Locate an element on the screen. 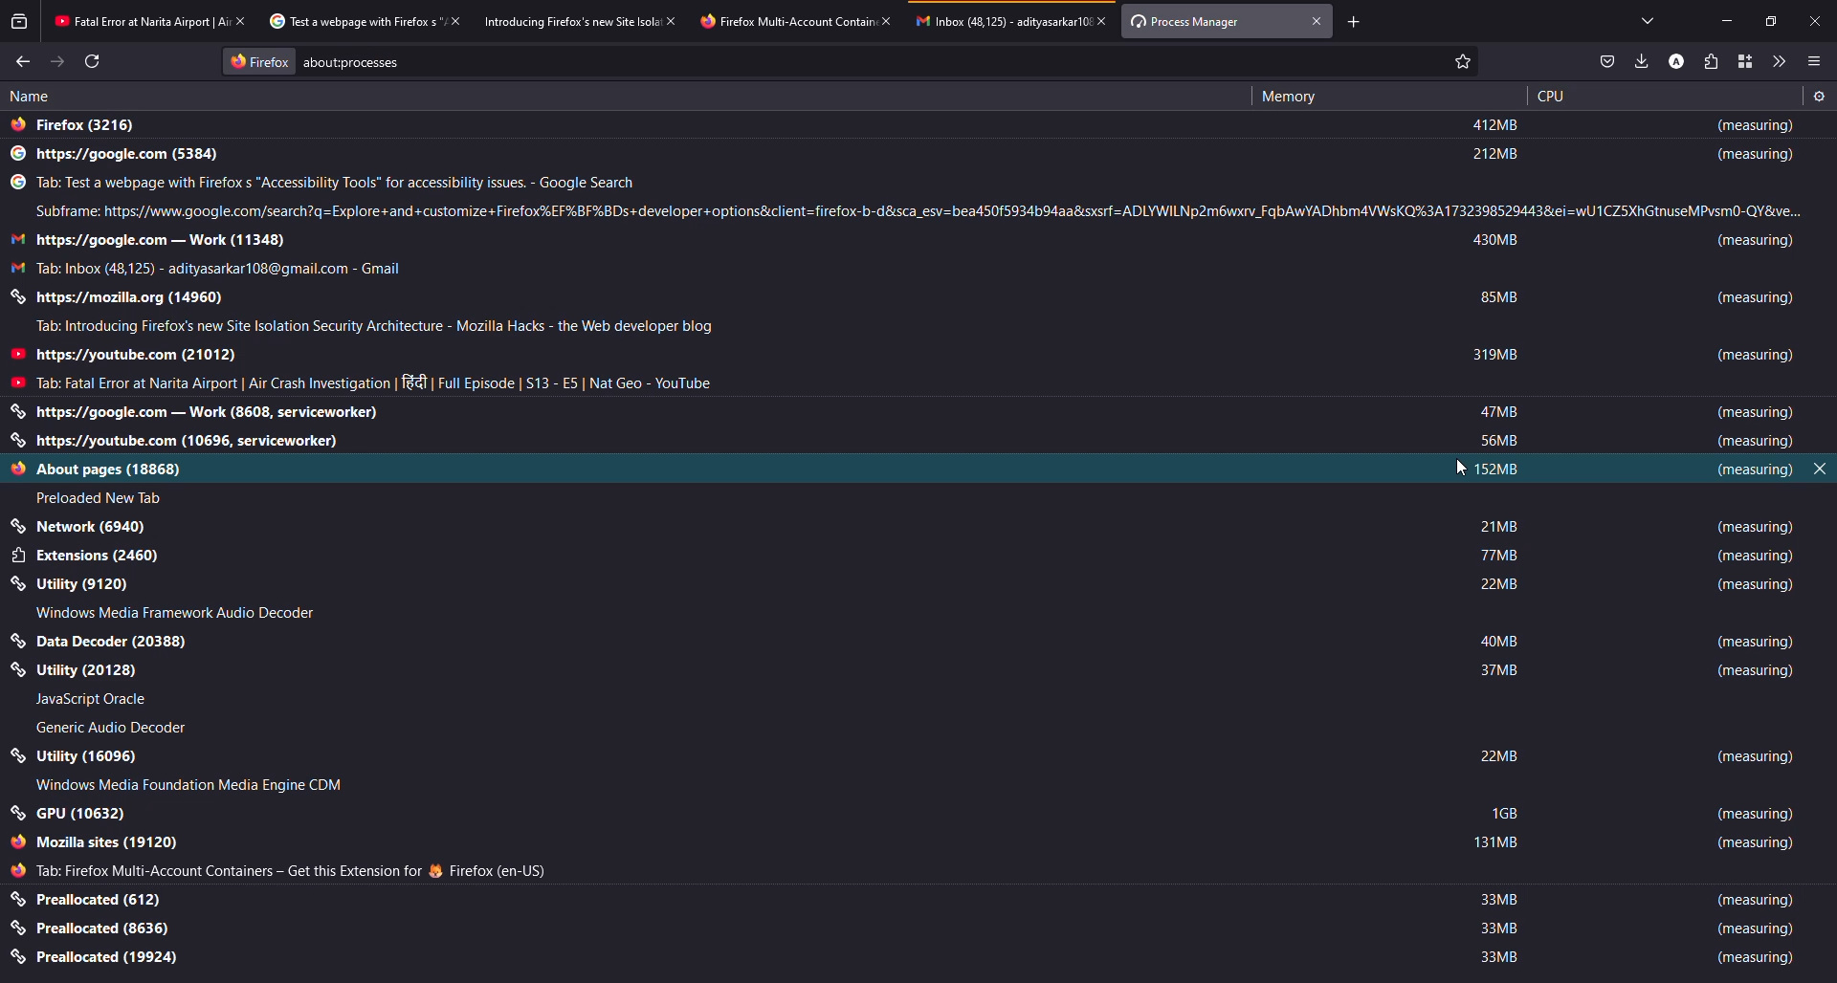 The width and height of the screenshot is (1837, 983). GPU (10632) is located at coordinates (78, 814).